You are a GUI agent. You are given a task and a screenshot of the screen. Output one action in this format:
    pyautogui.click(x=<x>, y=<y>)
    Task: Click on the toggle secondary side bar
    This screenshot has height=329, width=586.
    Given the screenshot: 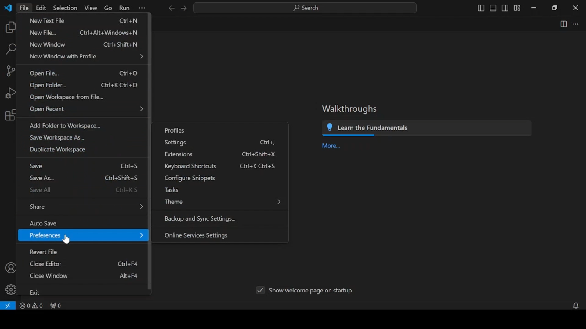 What is the action you would take?
    pyautogui.click(x=505, y=8)
    